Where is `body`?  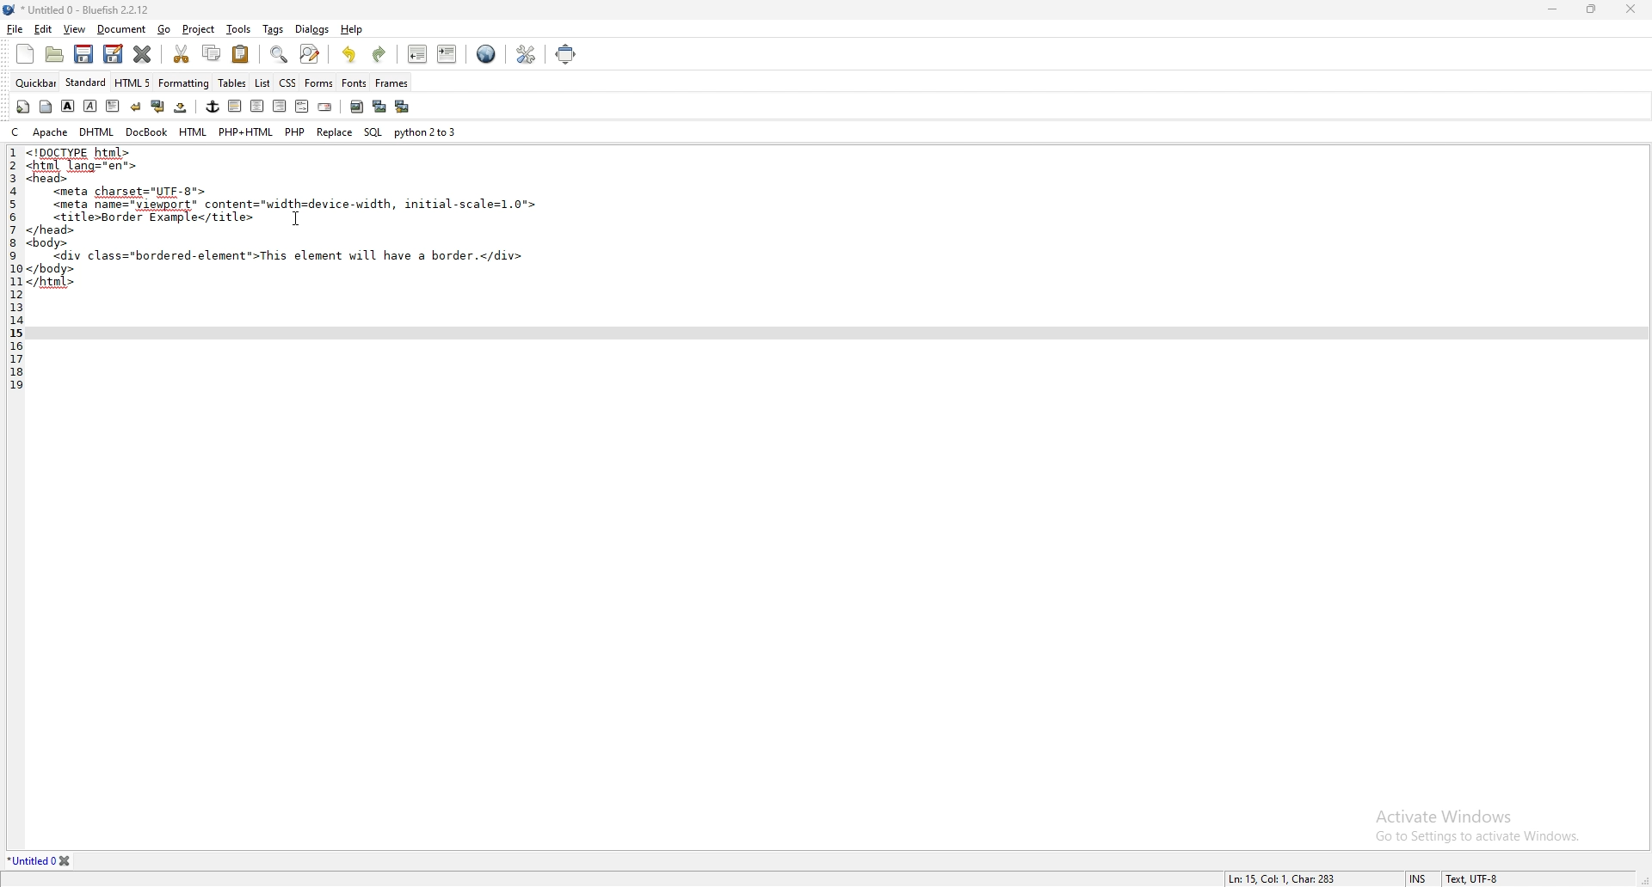
body is located at coordinates (46, 107).